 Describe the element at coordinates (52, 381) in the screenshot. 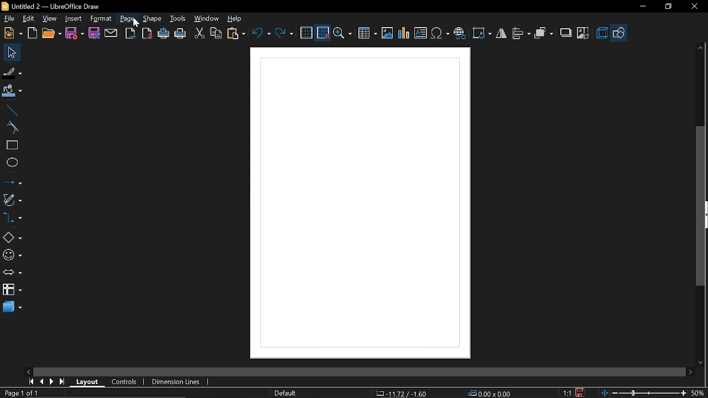

I see `Next page` at that location.